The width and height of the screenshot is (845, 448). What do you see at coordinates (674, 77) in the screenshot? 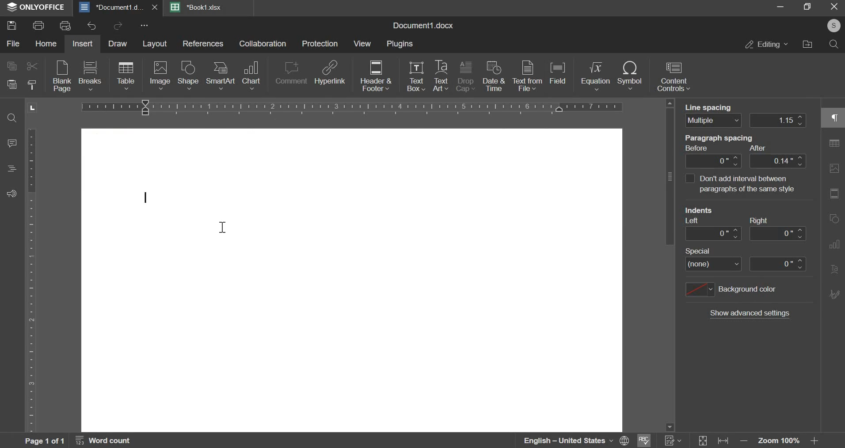
I see `content controls` at bounding box center [674, 77].